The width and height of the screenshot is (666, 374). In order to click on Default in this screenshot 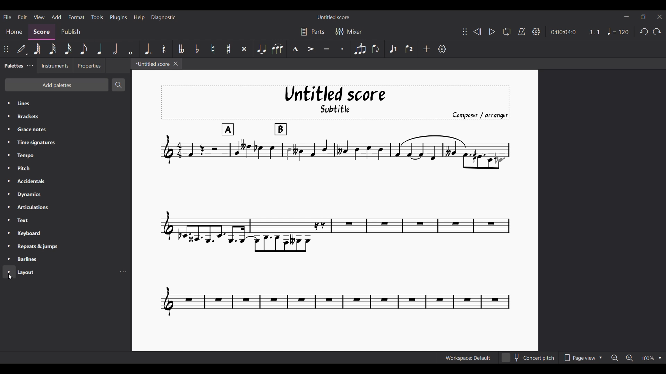, I will do `click(22, 49)`.